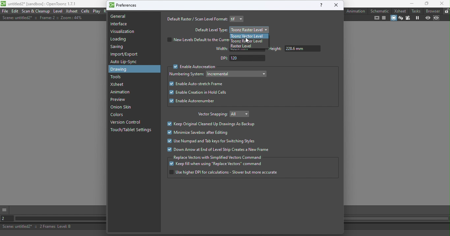 This screenshot has width=450, height=236. What do you see at coordinates (427, 18) in the screenshot?
I see `Preview` at bounding box center [427, 18].